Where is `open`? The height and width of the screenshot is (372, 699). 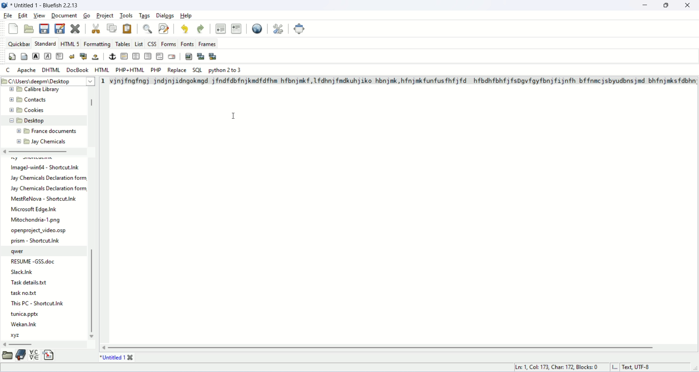 open is located at coordinates (29, 29).